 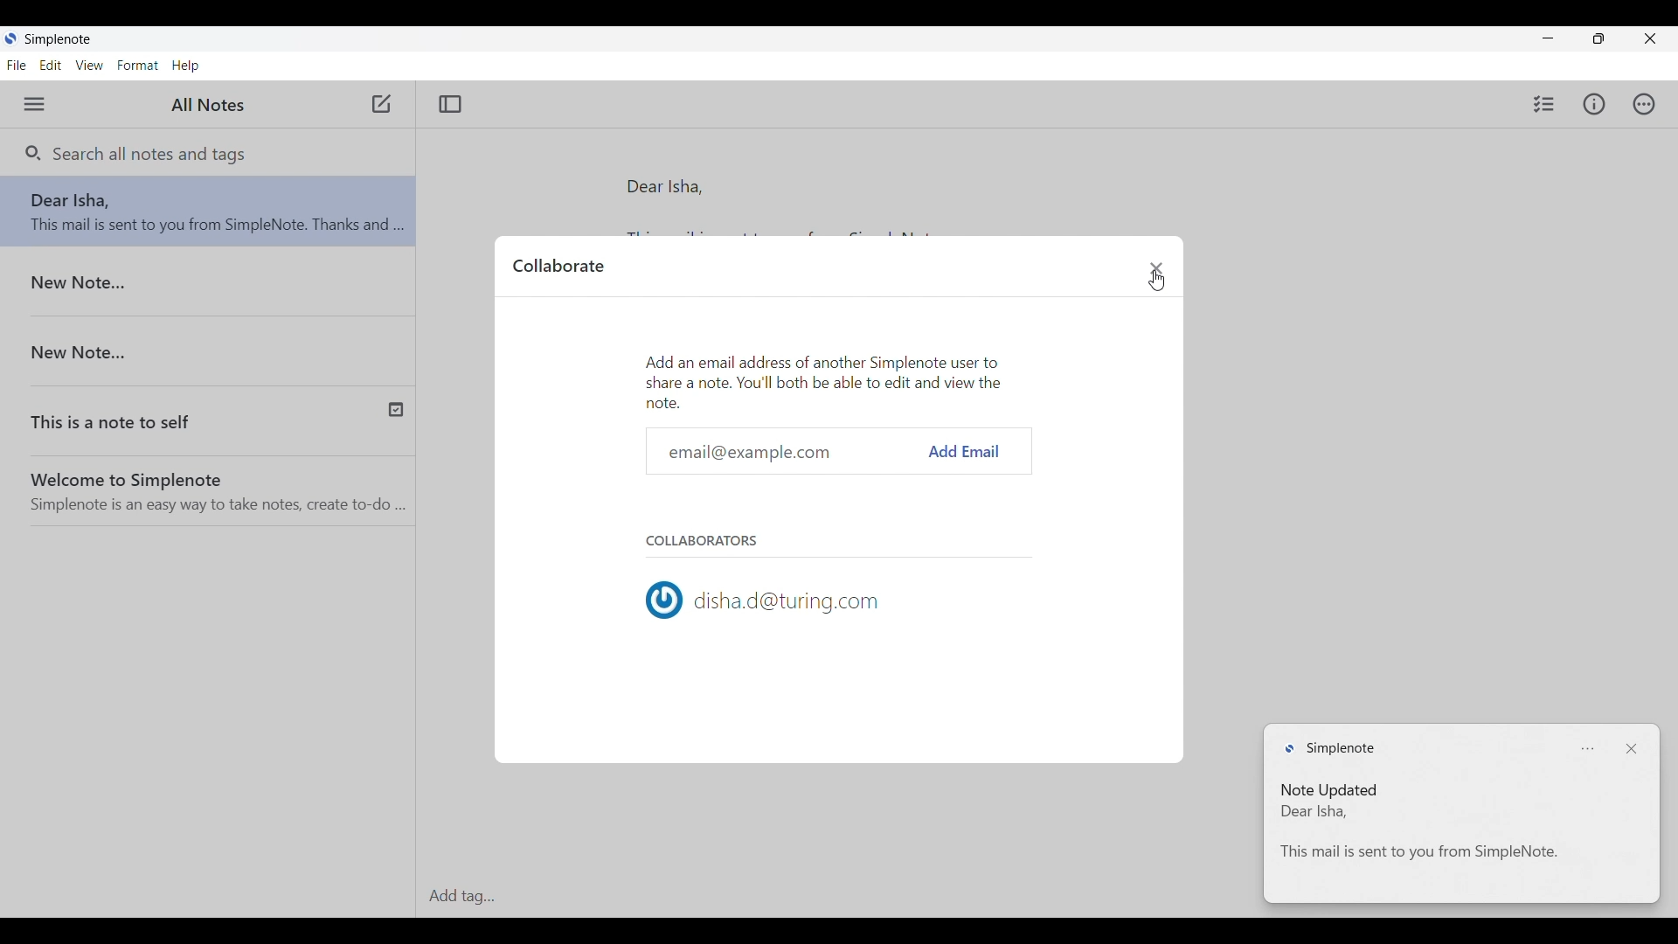 What do you see at coordinates (1598, 38) in the screenshot?
I see `Show interface in a smaller tab` at bounding box center [1598, 38].